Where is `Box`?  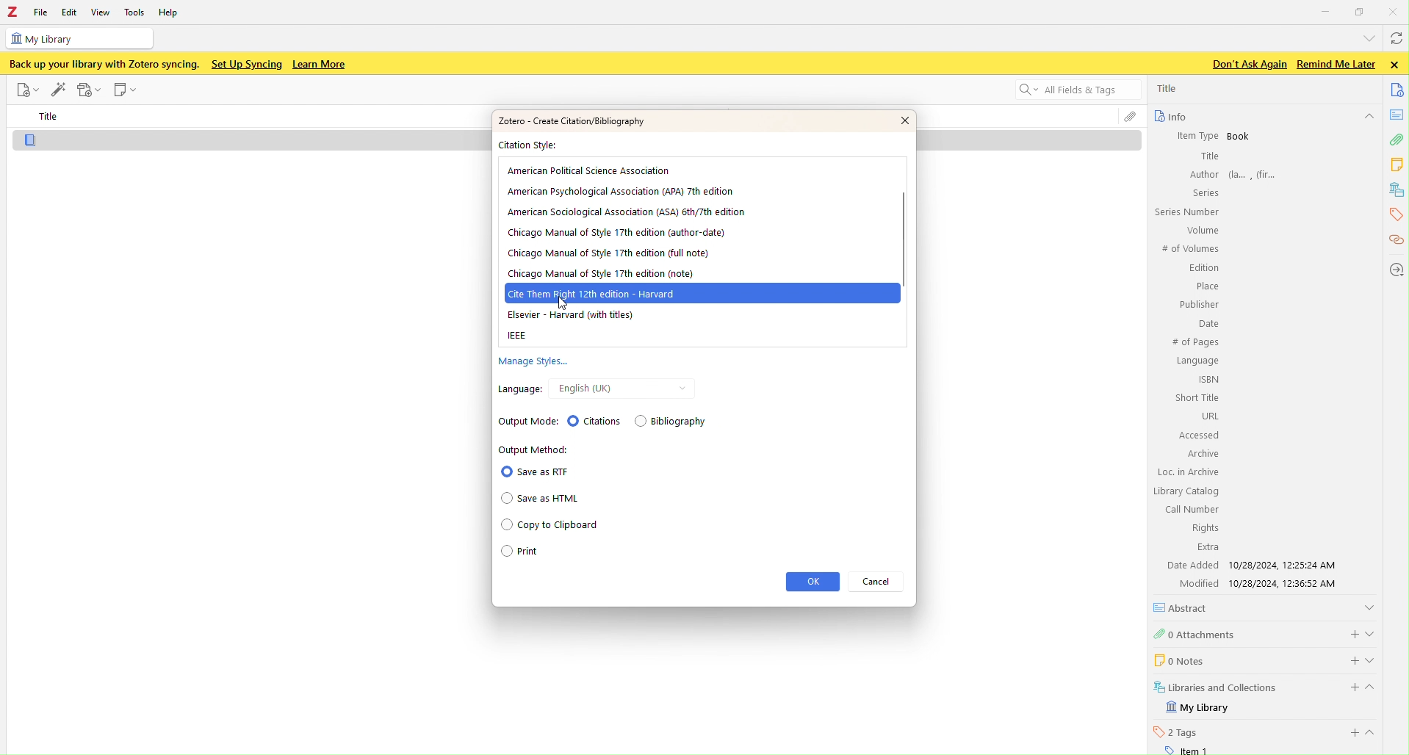
Box is located at coordinates (1361, 12).